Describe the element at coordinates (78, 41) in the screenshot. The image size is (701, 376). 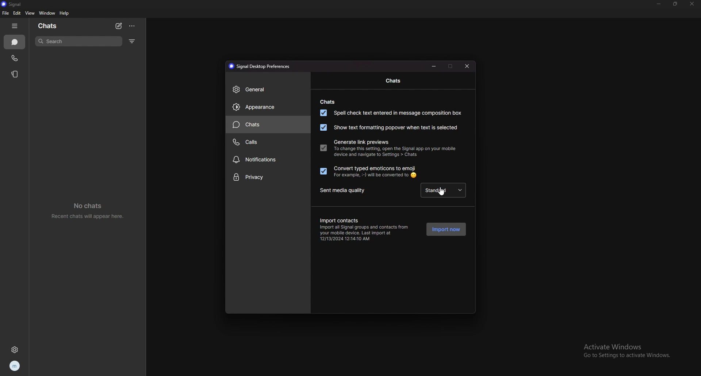
I see `search` at that location.